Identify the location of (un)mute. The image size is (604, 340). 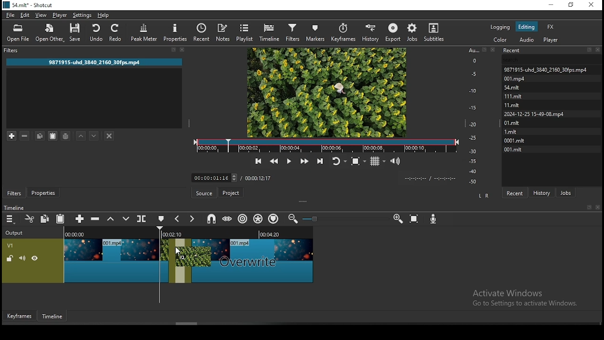
(22, 258).